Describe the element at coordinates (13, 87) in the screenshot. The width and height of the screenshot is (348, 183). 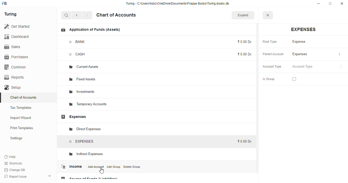
I see `setup` at that location.